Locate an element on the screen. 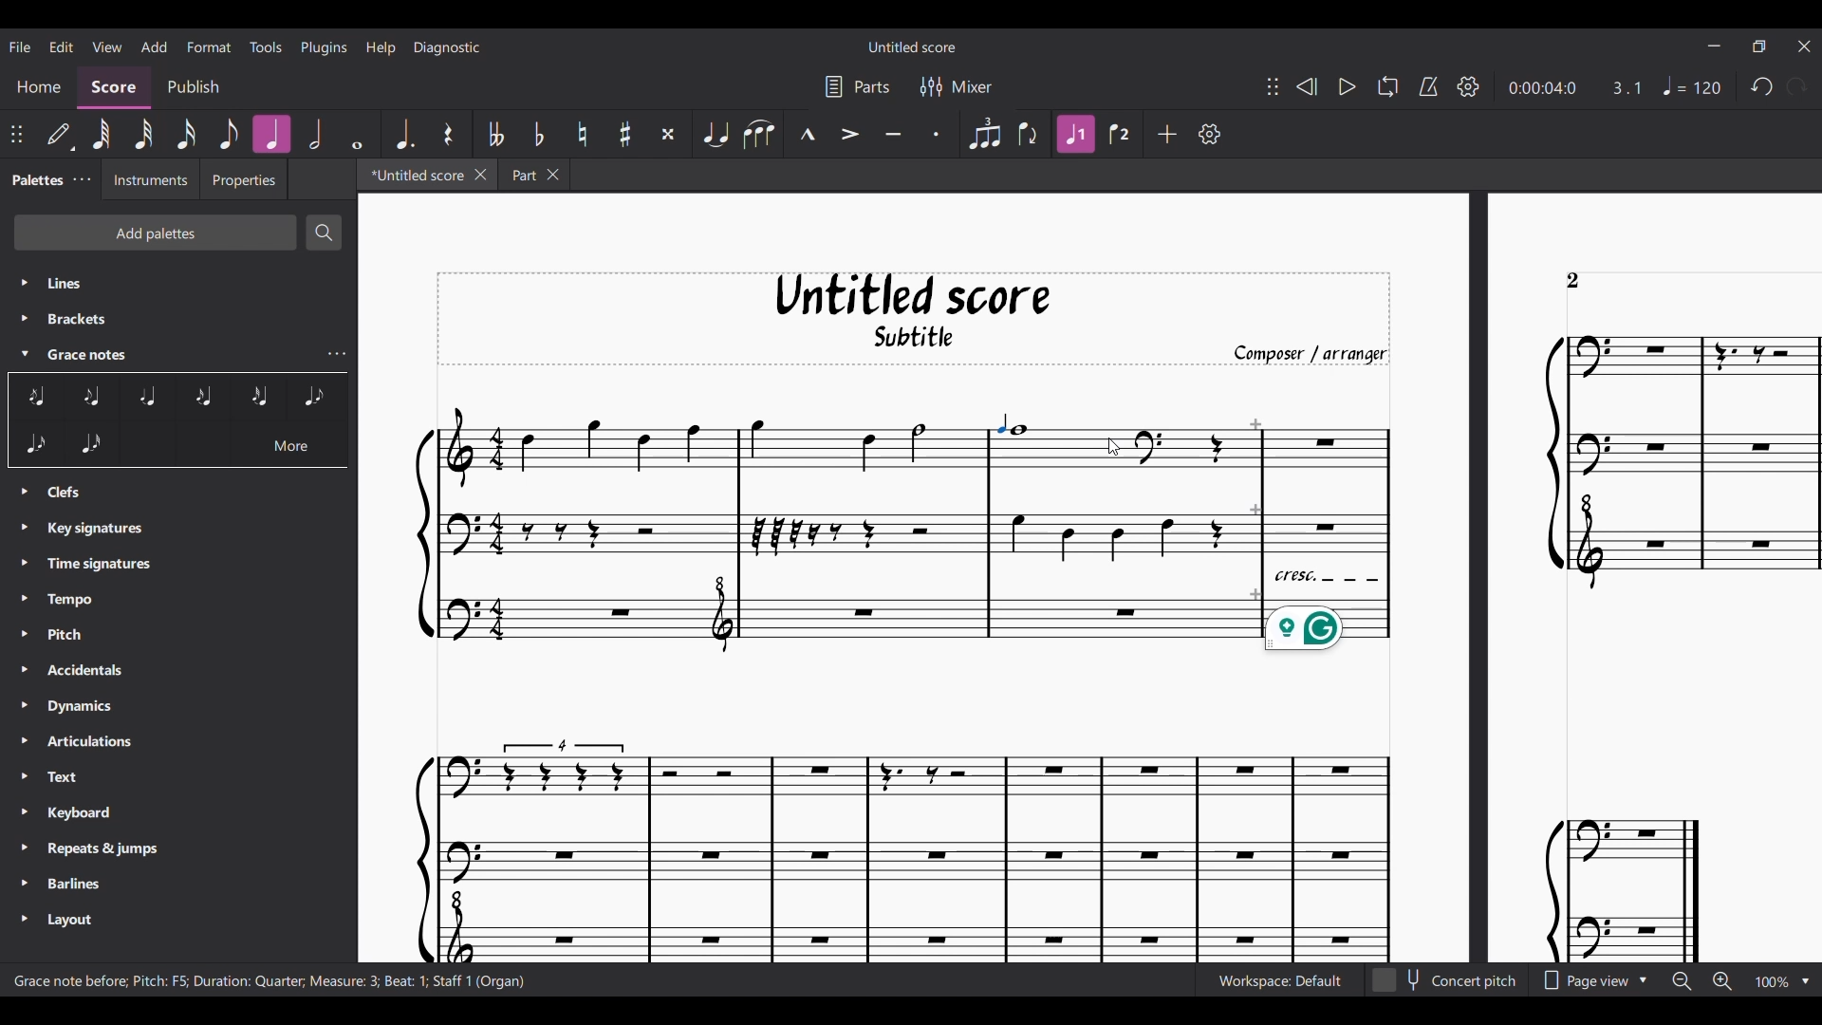 This screenshot has width=1822, height=1025. Tools menu is located at coordinates (267, 47).